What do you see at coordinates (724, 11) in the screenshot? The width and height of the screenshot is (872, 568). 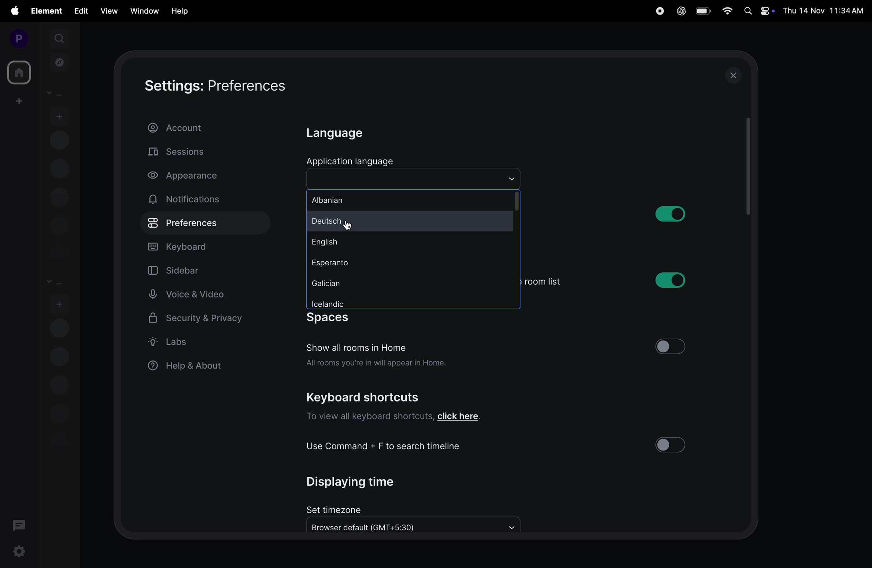 I see `wifi` at bounding box center [724, 11].